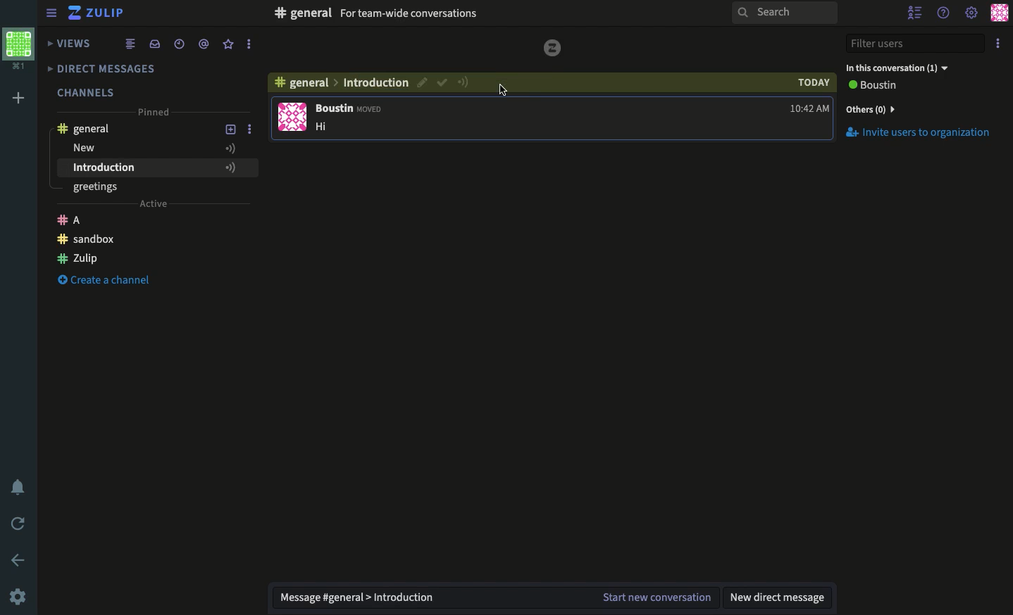  What do you see at coordinates (255, 130) in the screenshot?
I see `More Options` at bounding box center [255, 130].